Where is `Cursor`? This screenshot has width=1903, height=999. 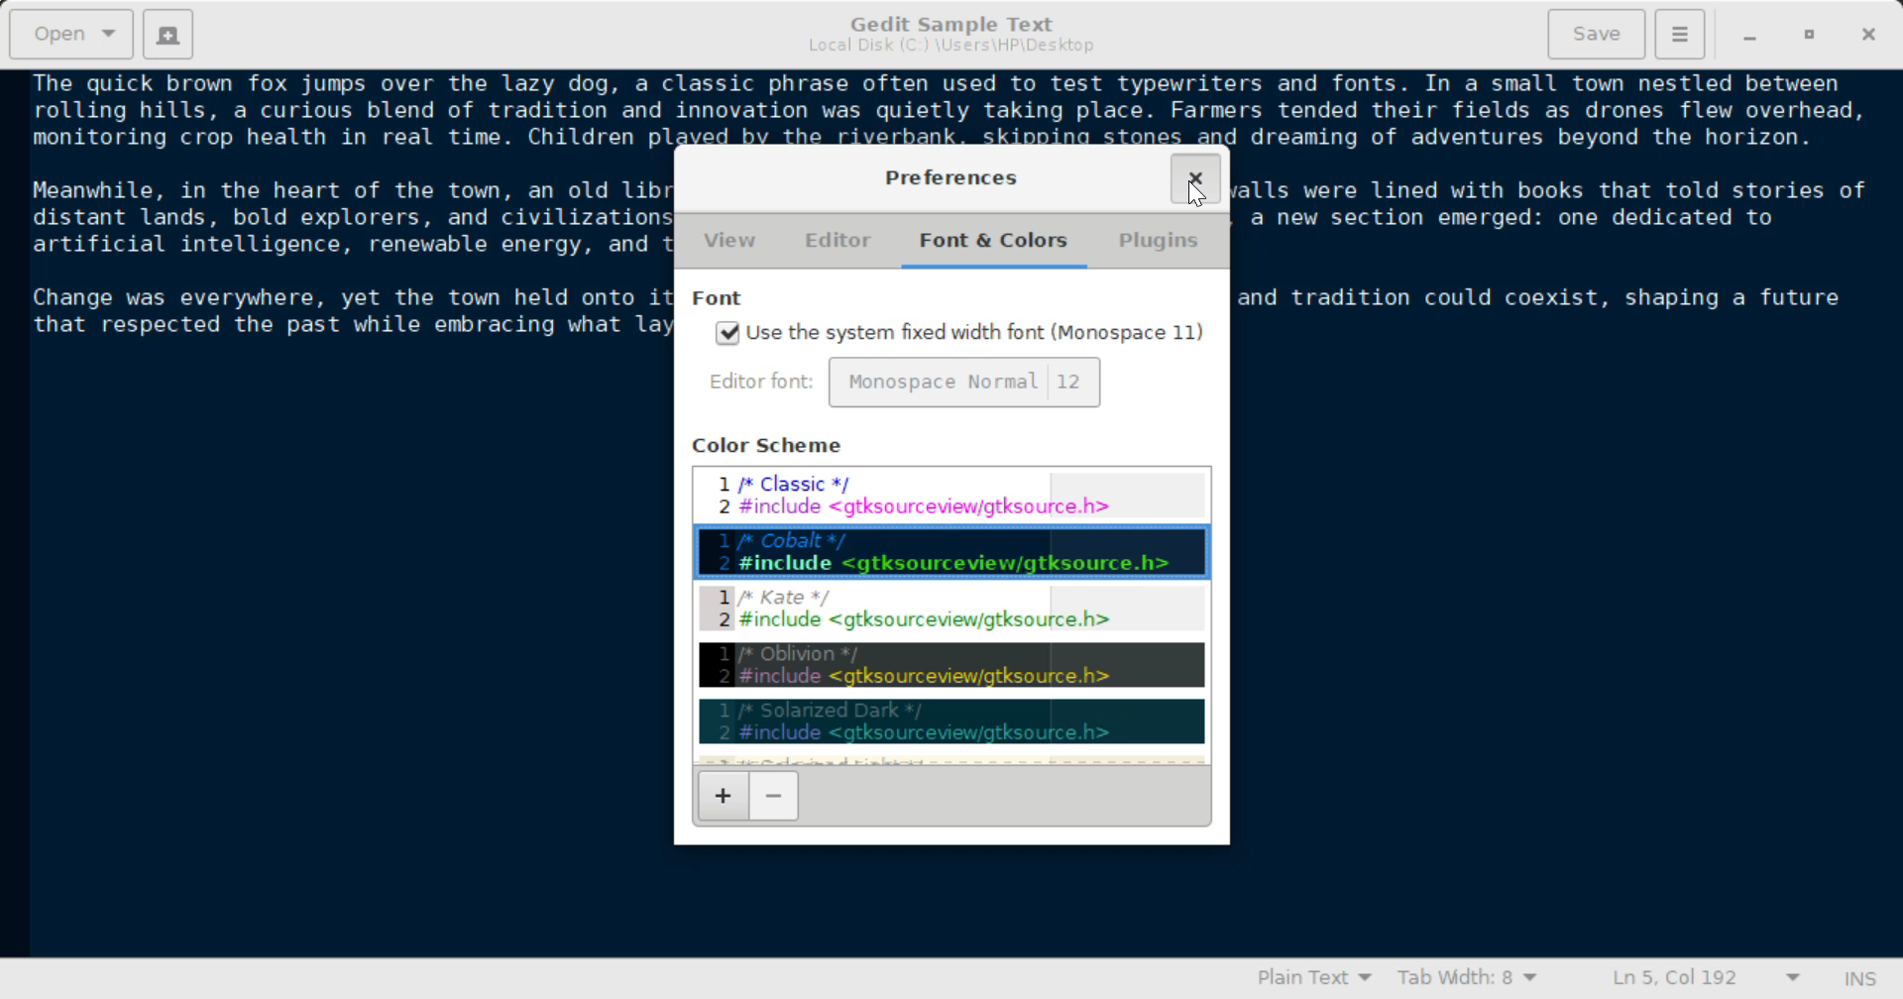
Cursor is located at coordinates (1195, 192).